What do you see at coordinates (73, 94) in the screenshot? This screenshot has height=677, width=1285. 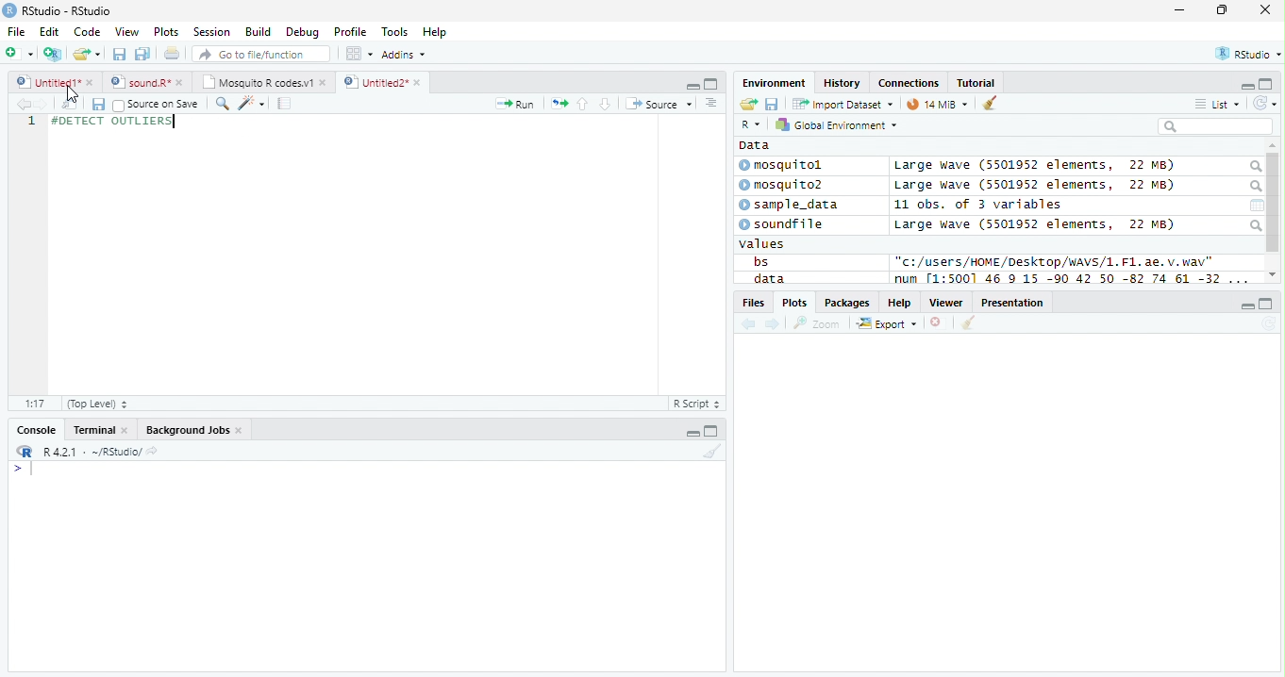 I see `cursor` at bounding box center [73, 94].